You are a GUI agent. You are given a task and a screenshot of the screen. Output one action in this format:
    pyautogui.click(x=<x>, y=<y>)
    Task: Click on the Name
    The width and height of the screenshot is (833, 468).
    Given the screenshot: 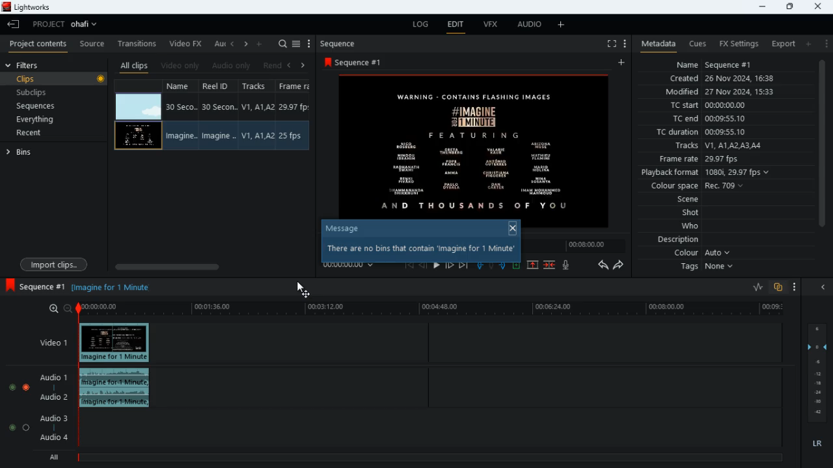 What is the action you would take?
    pyautogui.click(x=180, y=136)
    